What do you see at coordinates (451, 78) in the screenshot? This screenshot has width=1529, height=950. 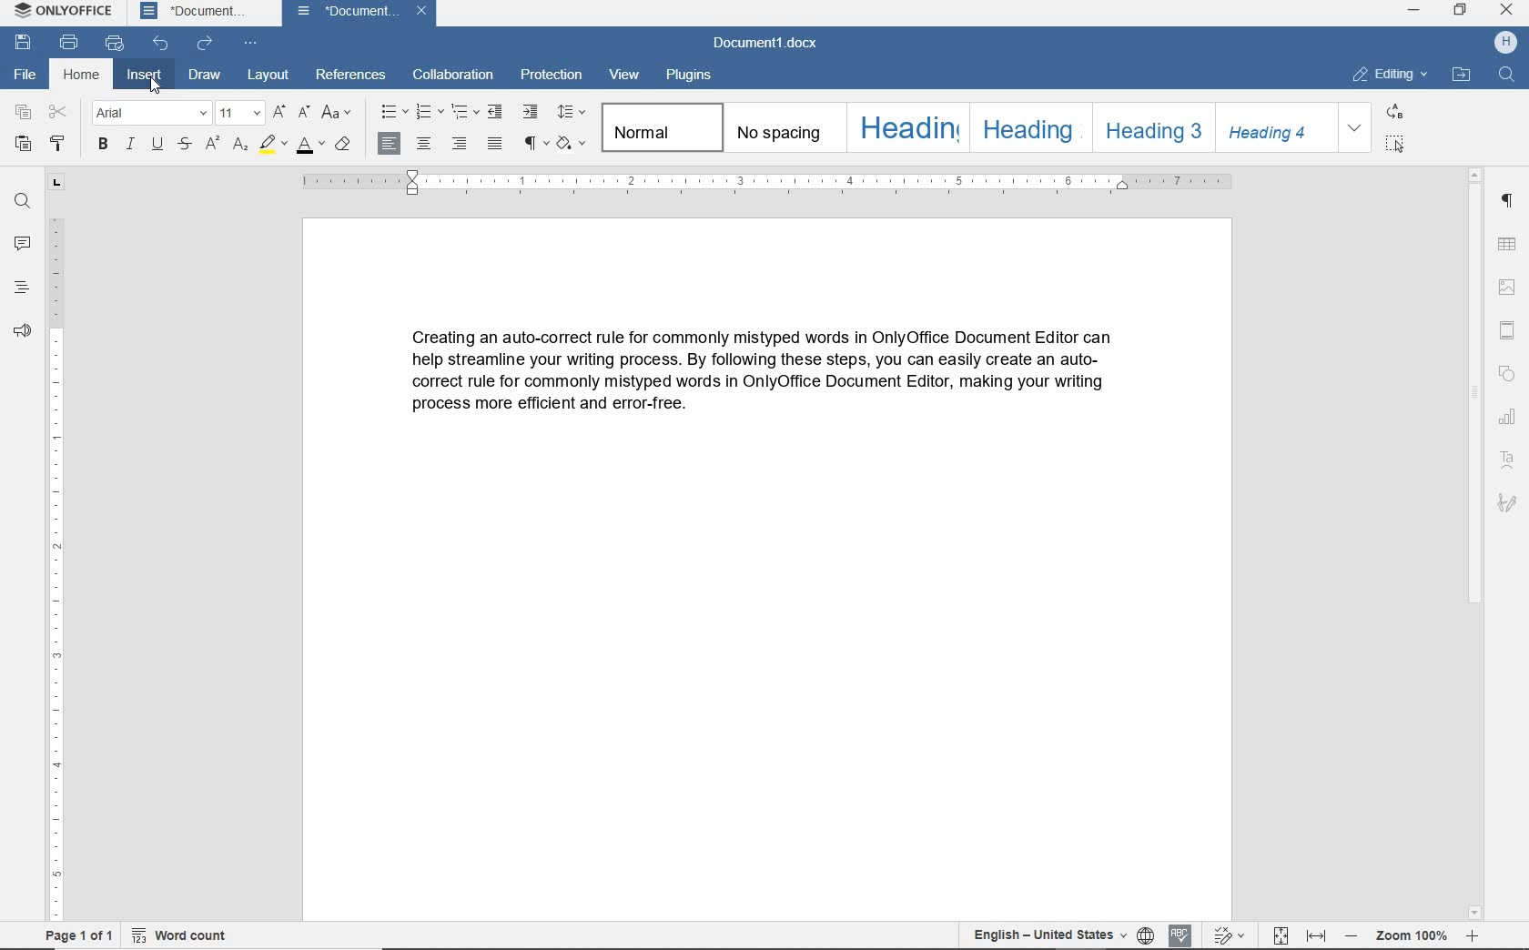 I see `collaboration` at bounding box center [451, 78].